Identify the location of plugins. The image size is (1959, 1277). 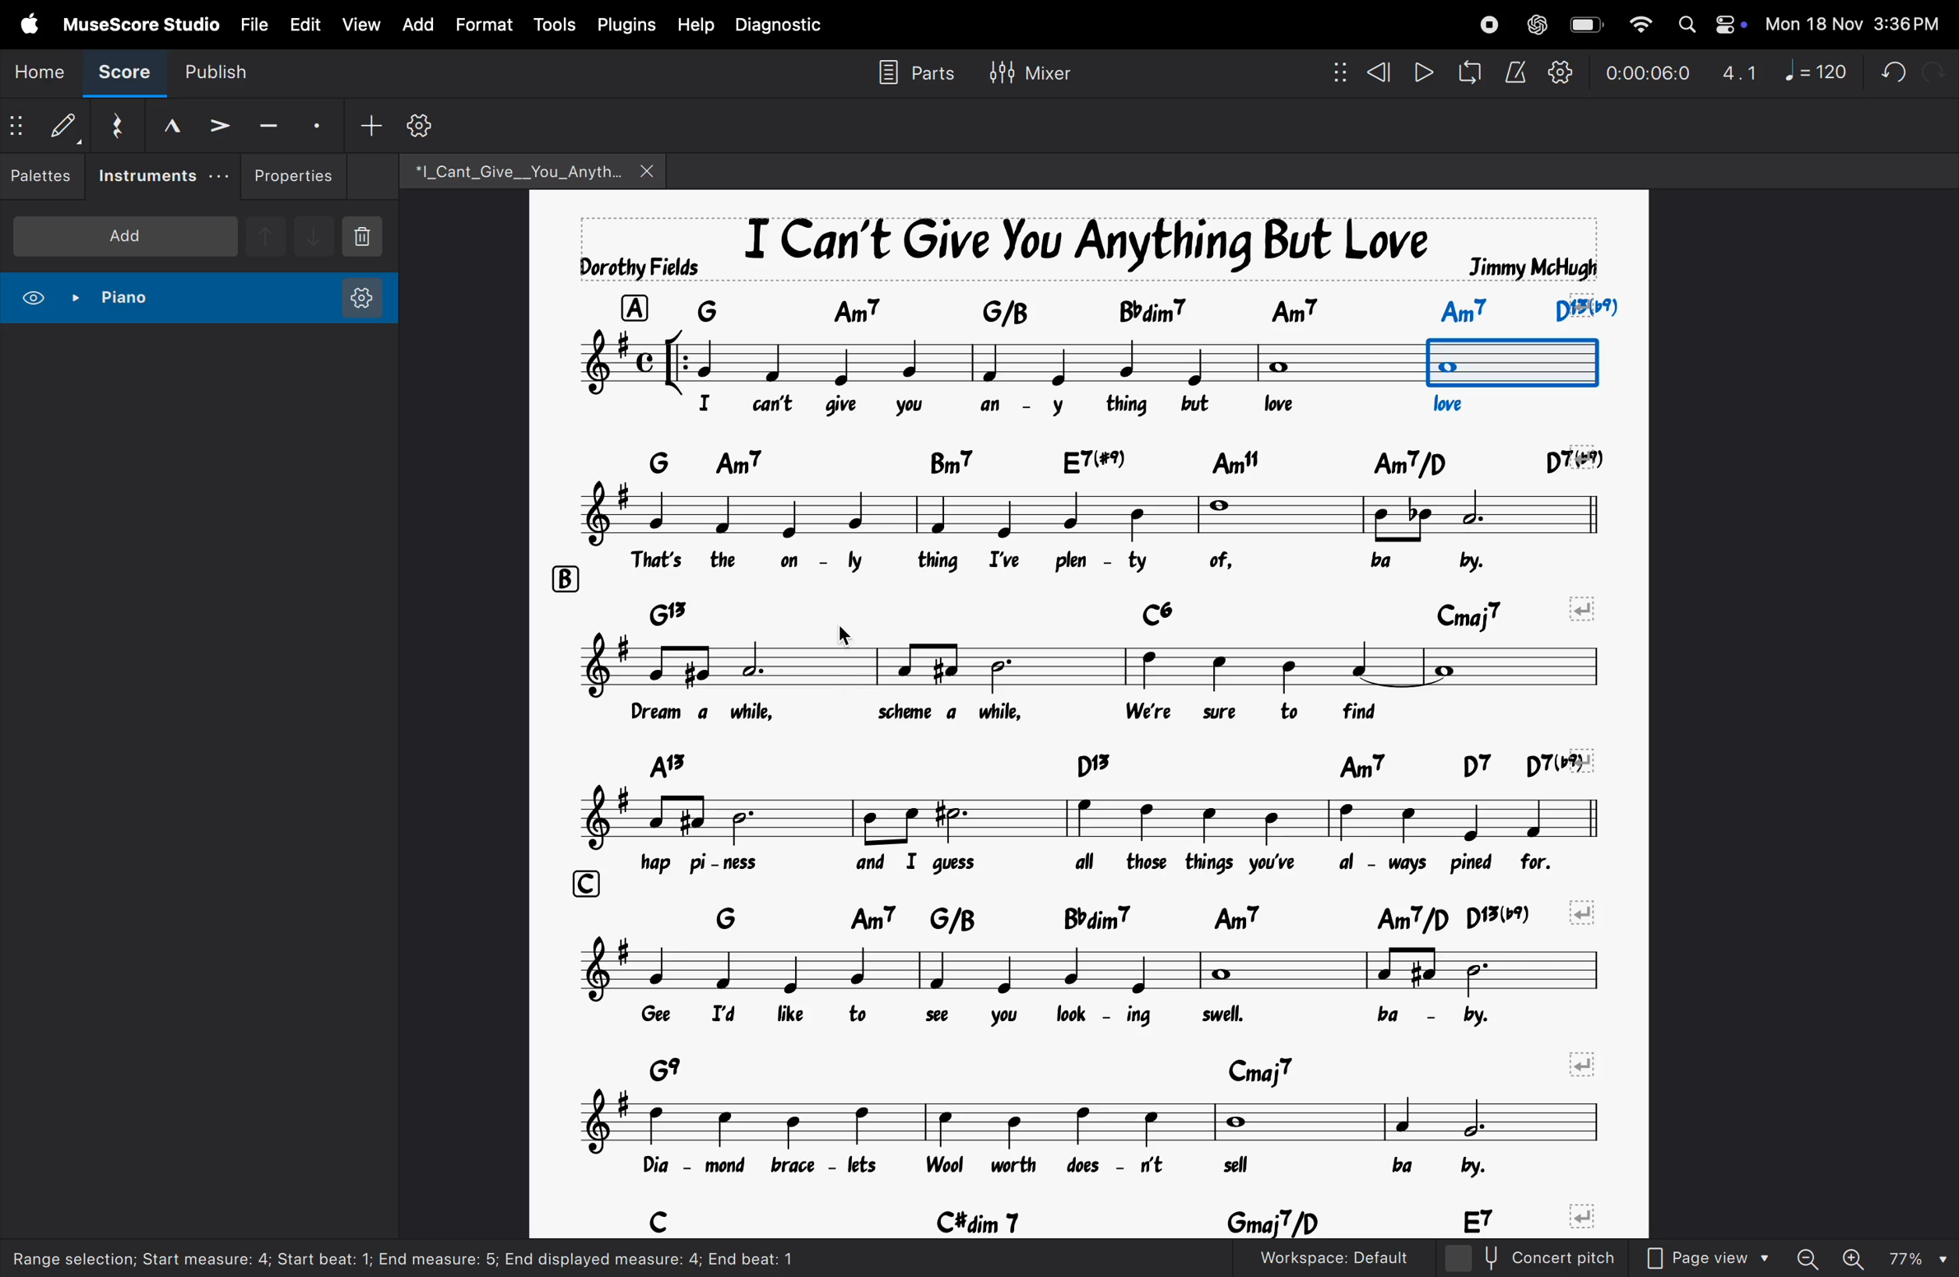
(624, 24).